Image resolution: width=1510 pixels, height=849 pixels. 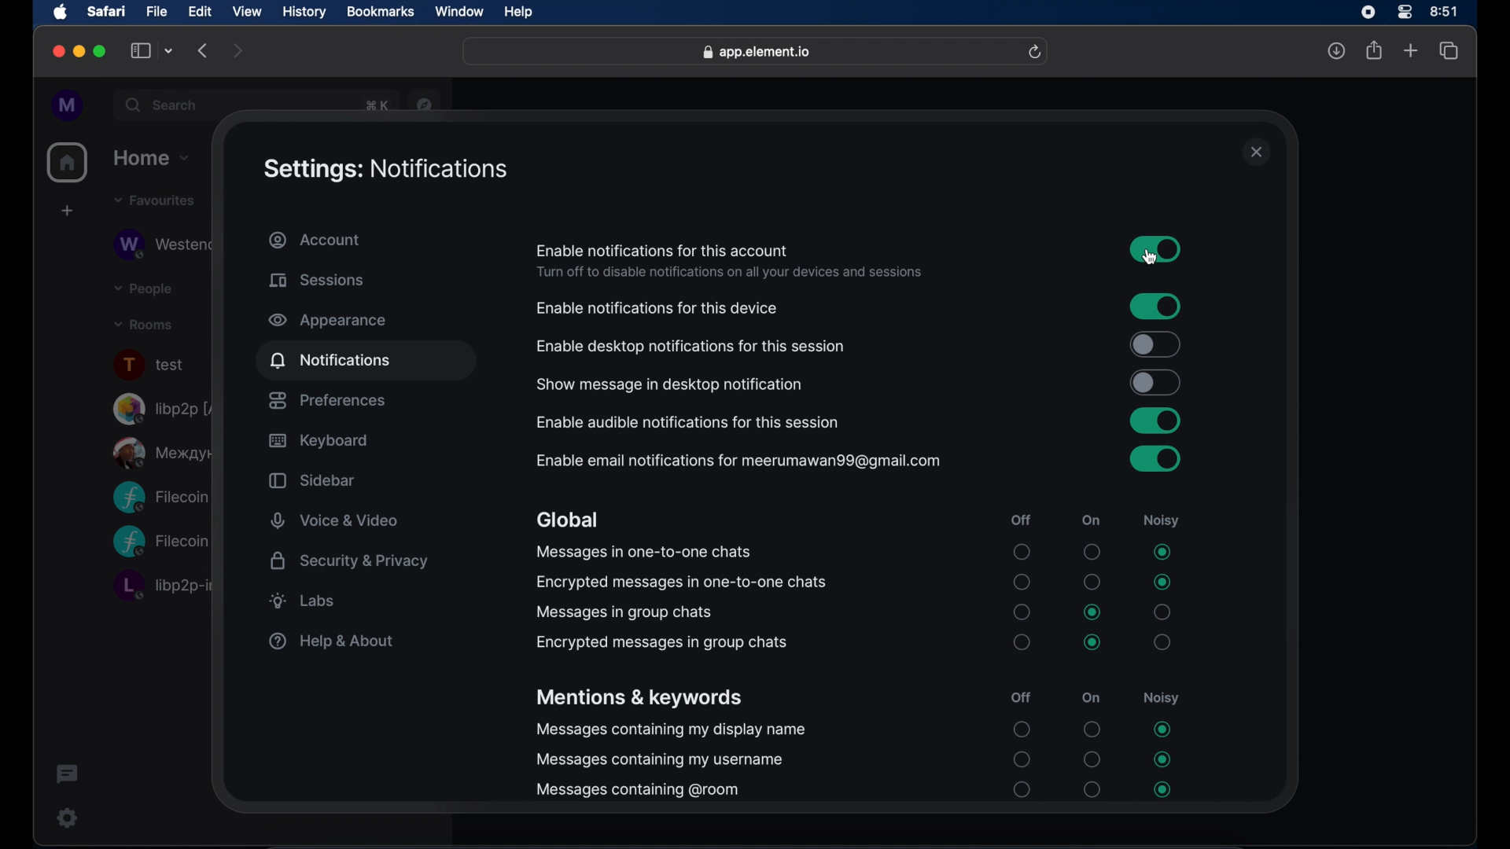 I want to click on search, so click(x=161, y=106).